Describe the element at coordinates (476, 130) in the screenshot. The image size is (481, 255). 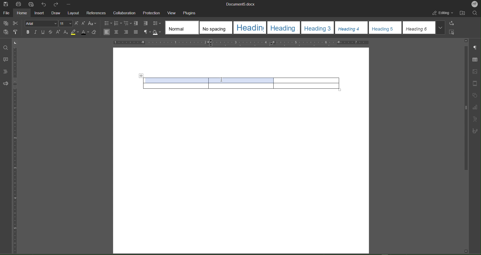
I see `Signature` at that location.